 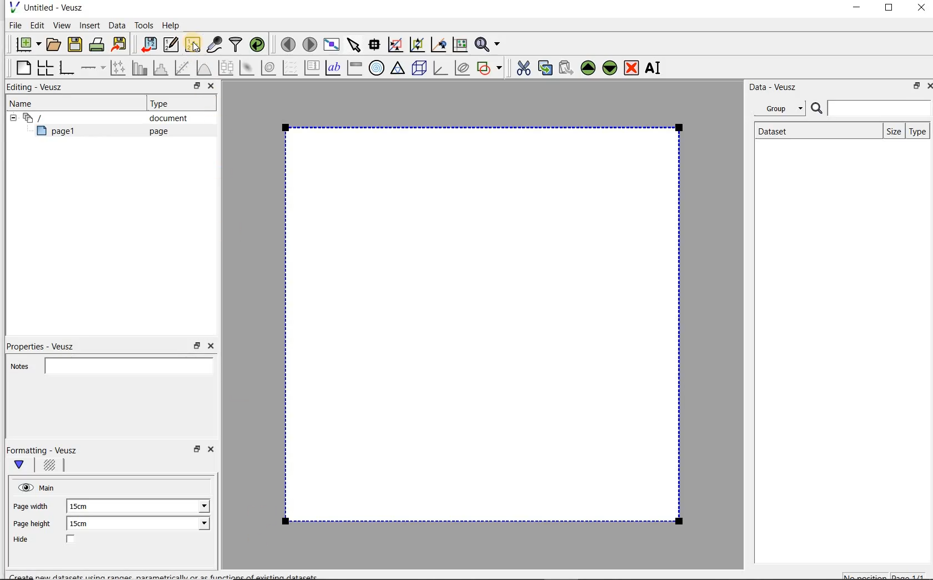 What do you see at coordinates (313, 68) in the screenshot?
I see `plot key` at bounding box center [313, 68].